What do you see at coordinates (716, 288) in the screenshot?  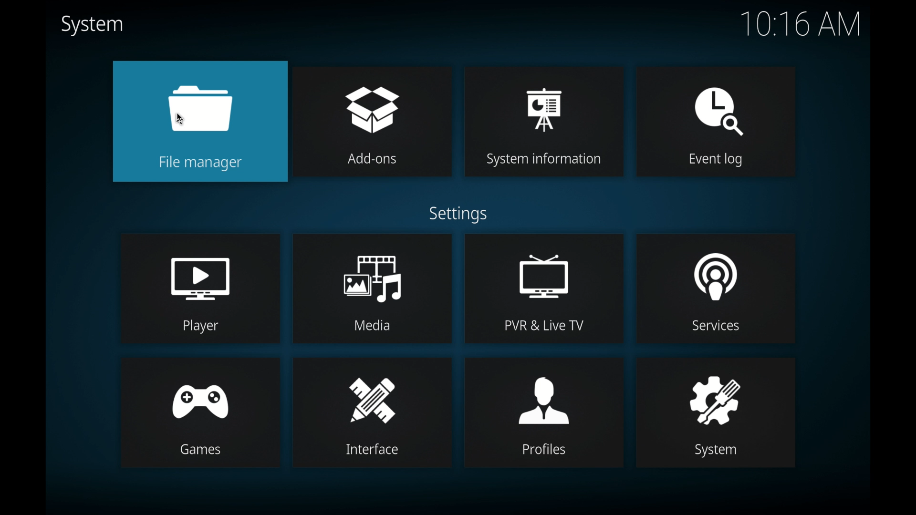 I see `services` at bounding box center [716, 288].